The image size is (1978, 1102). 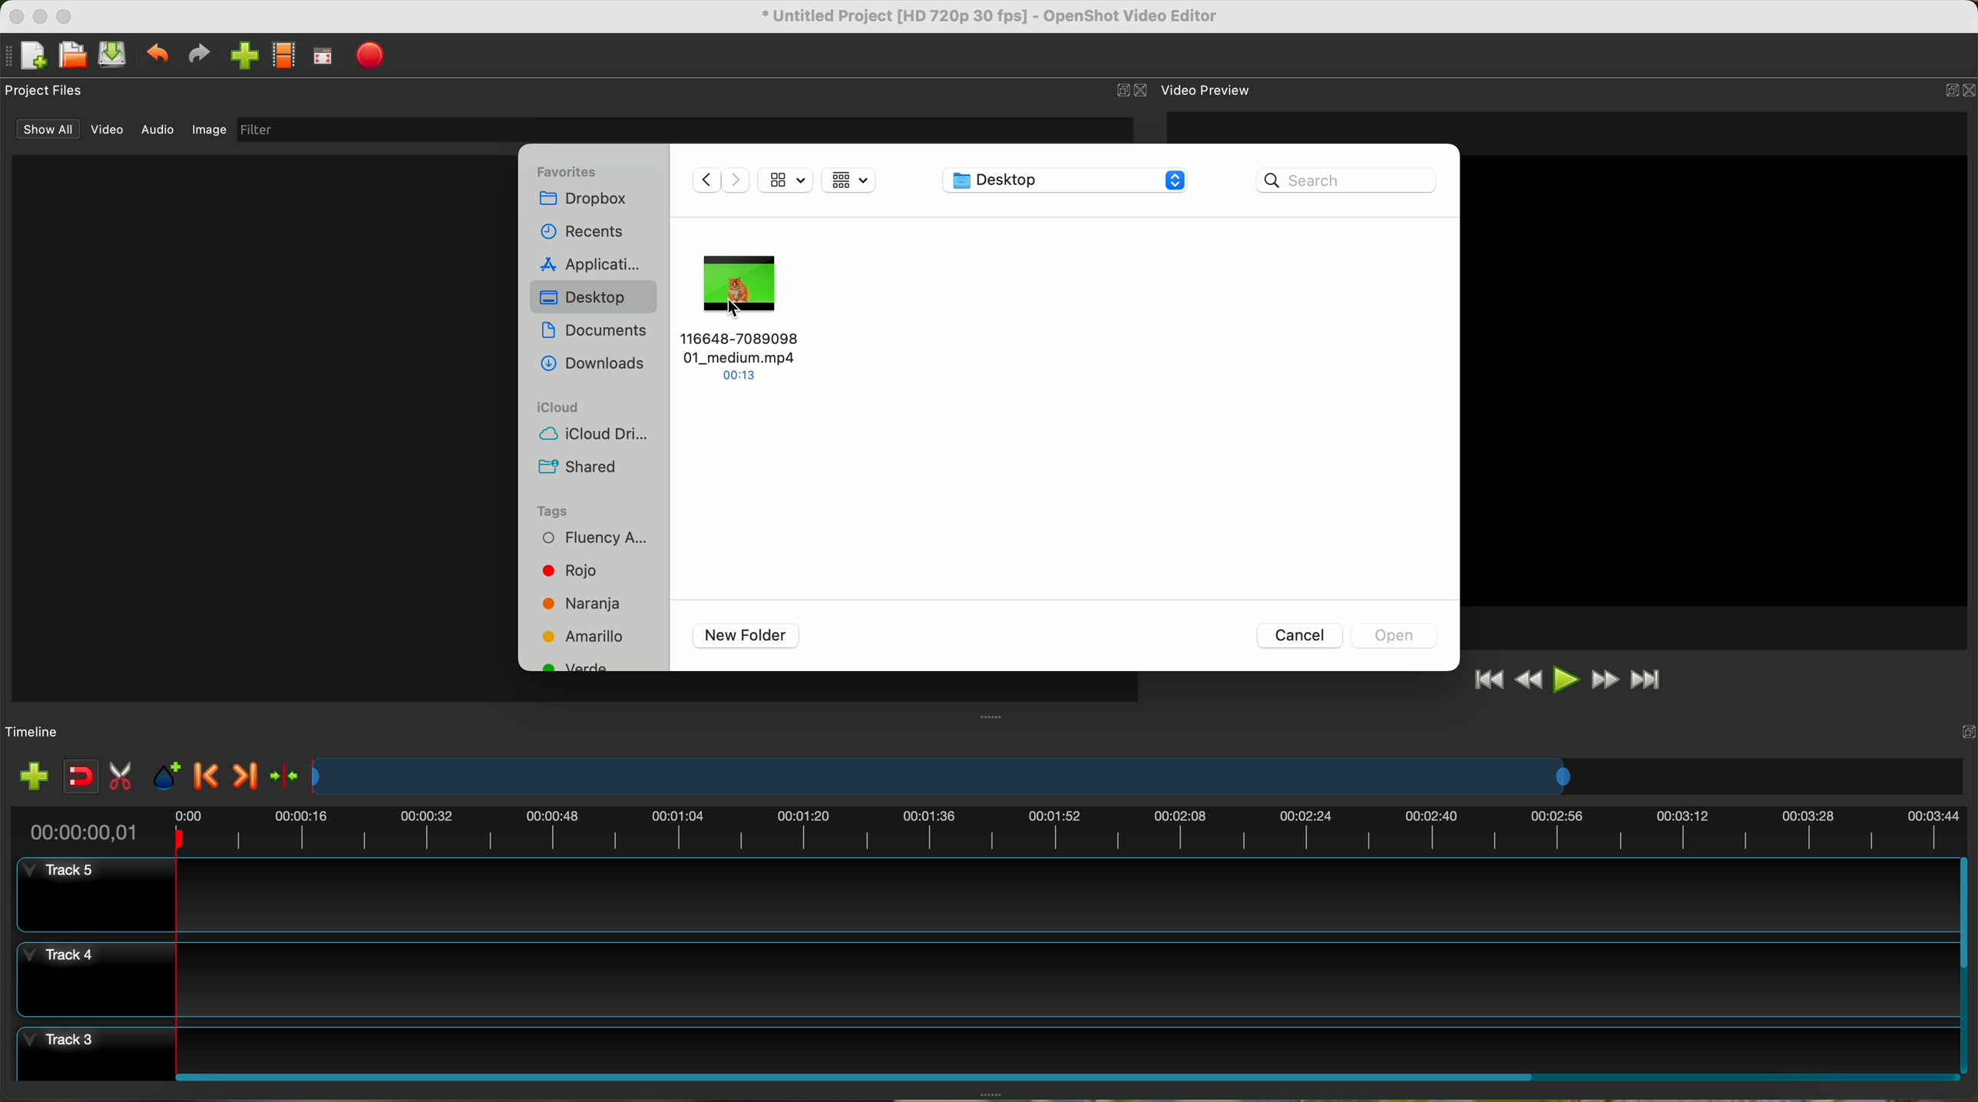 What do you see at coordinates (207, 776) in the screenshot?
I see `previous marker` at bounding box center [207, 776].